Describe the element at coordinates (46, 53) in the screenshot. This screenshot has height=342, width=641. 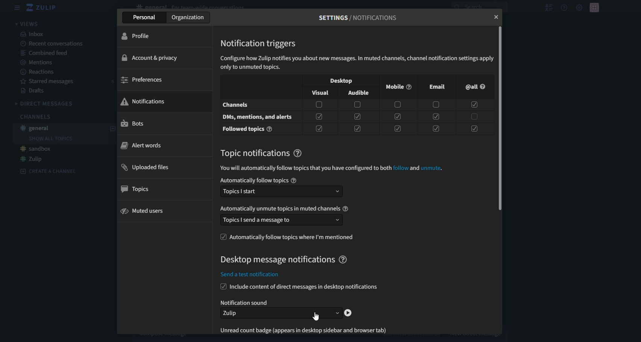
I see `combined feed` at that location.